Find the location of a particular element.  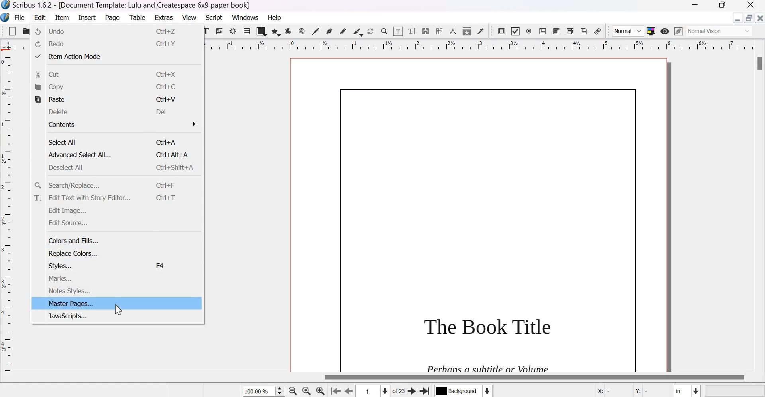

copy is located at coordinates (112, 88).